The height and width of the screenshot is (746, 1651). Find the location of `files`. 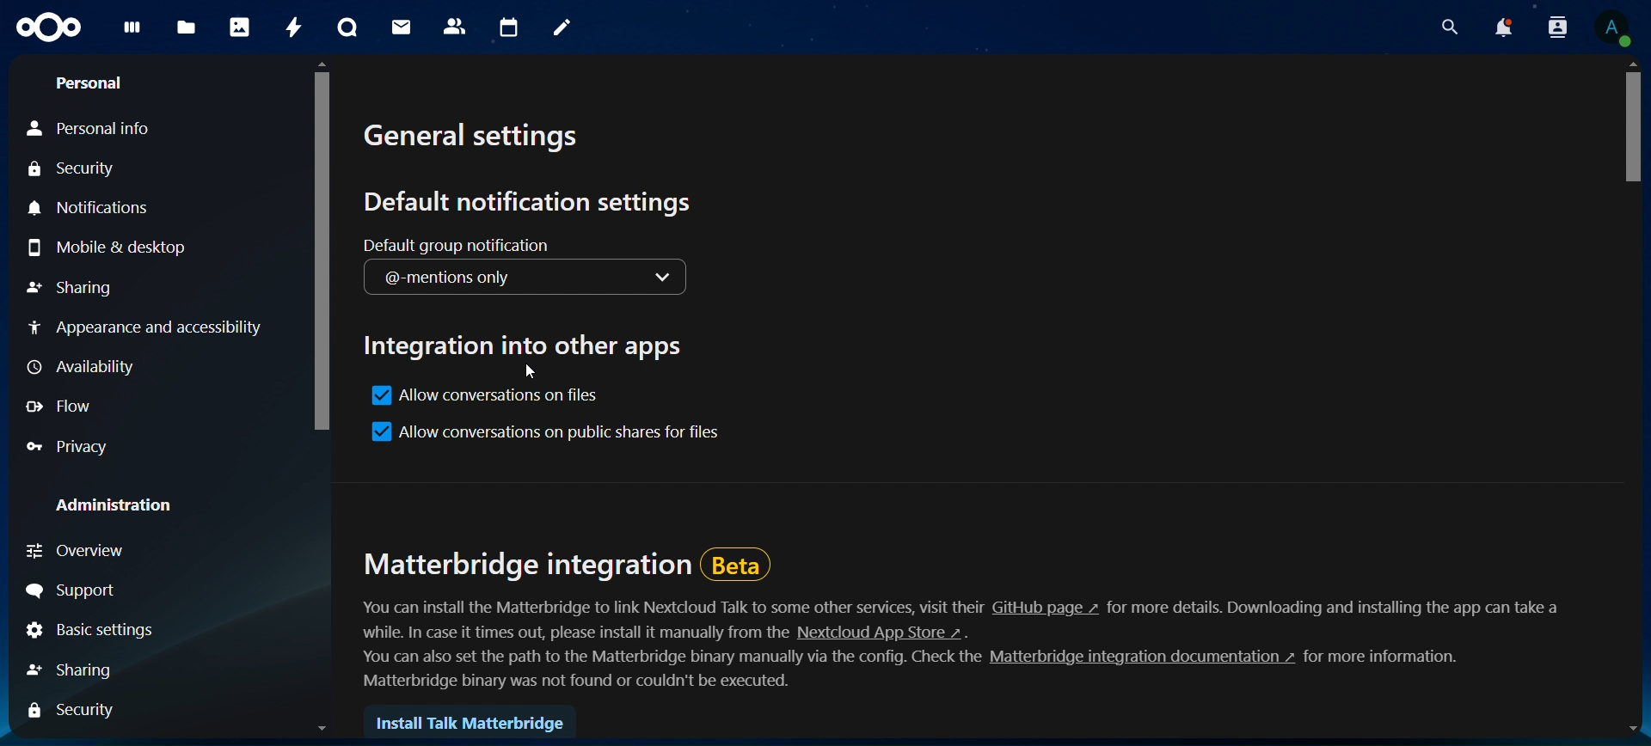

files is located at coordinates (189, 28).